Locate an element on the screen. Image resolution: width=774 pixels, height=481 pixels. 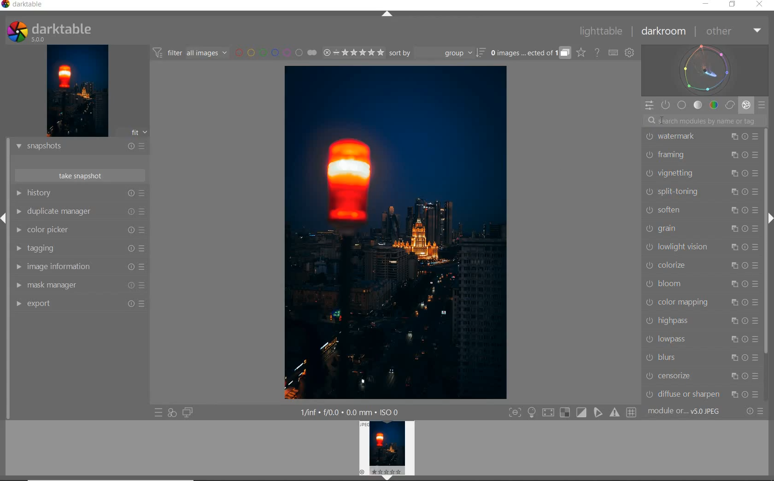
Preset and reset is located at coordinates (757, 228).